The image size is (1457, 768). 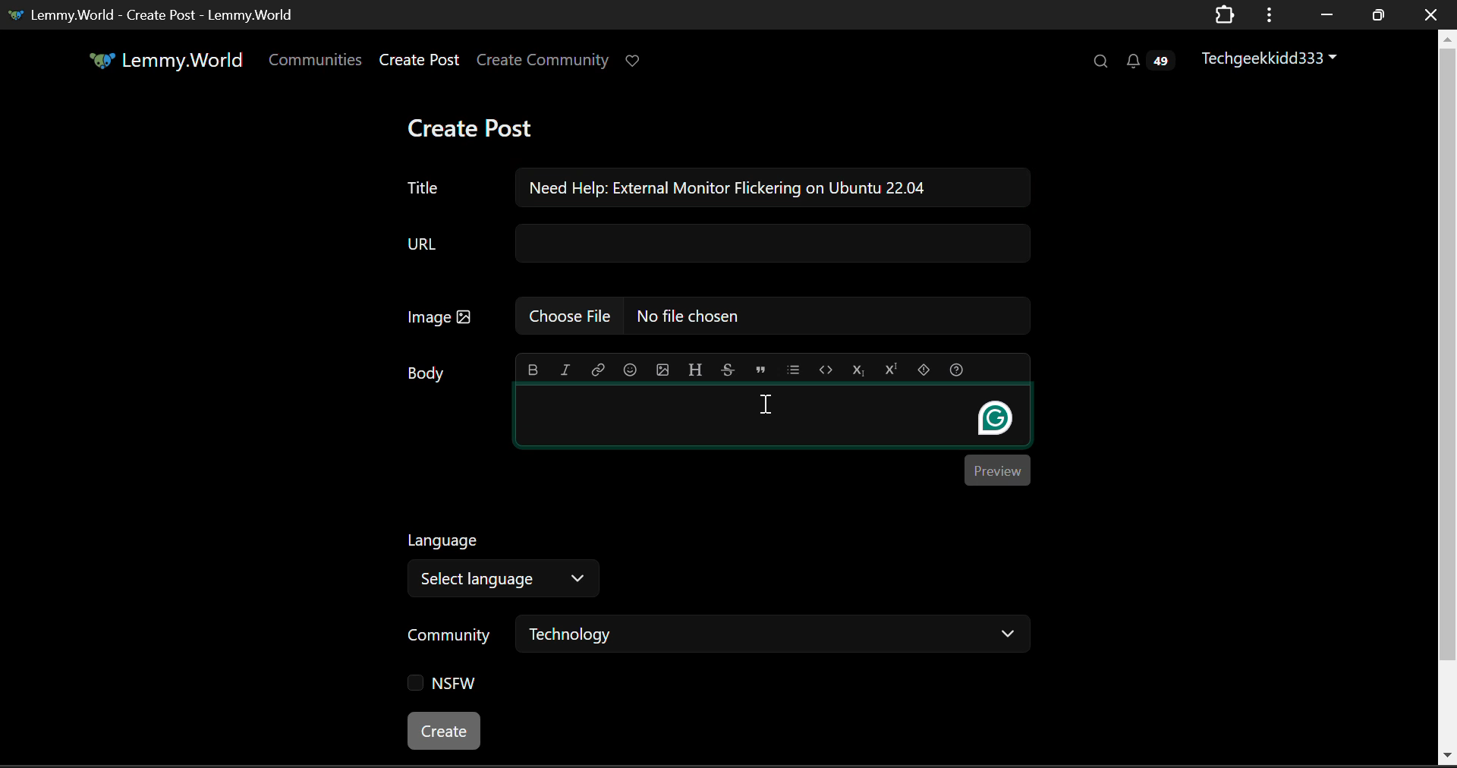 What do you see at coordinates (1433, 14) in the screenshot?
I see `Close Window` at bounding box center [1433, 14].